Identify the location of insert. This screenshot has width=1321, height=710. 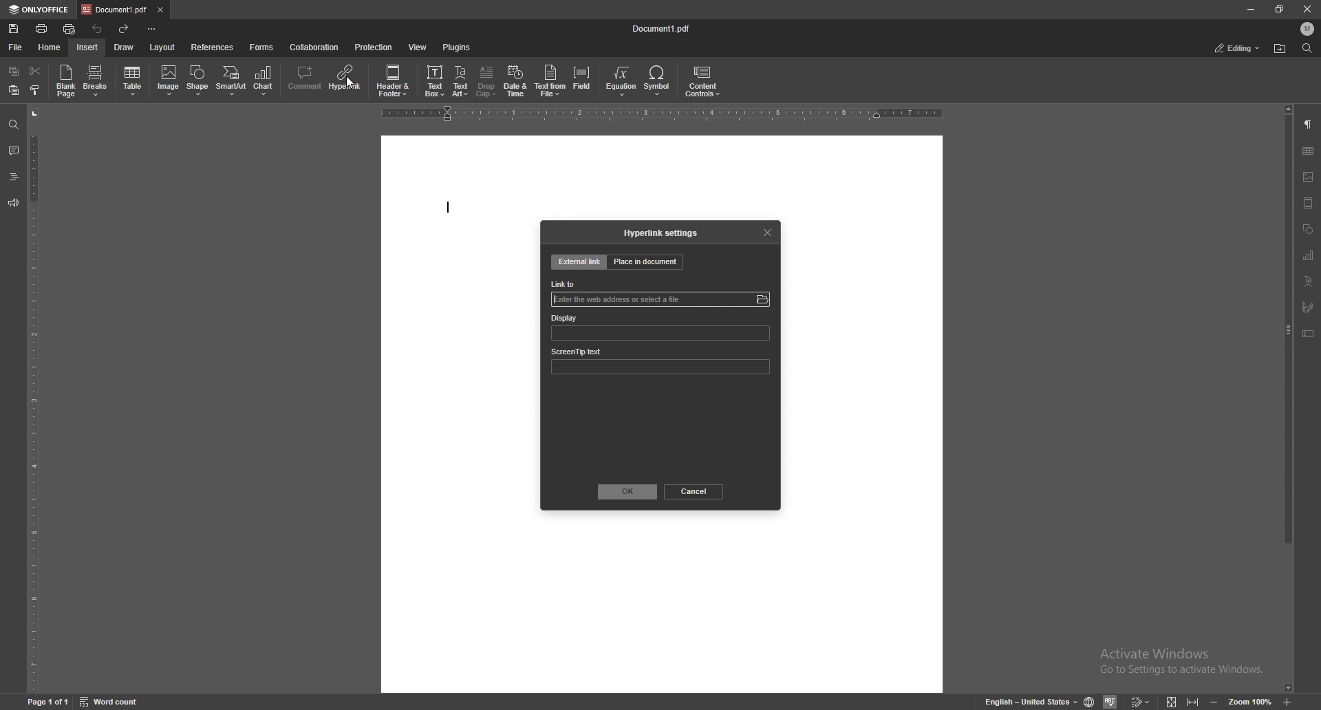
(89, 47).